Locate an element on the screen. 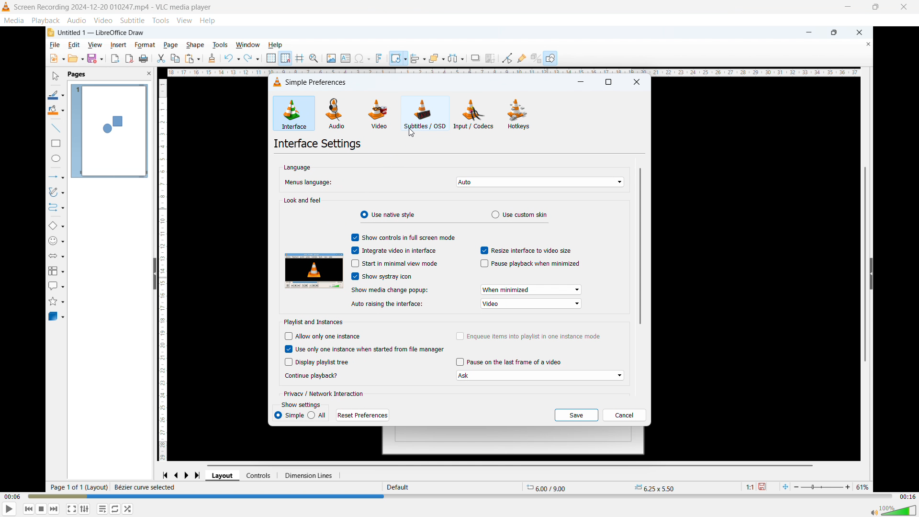  Vertical scroll bar  is located at coordinates (640, 246).